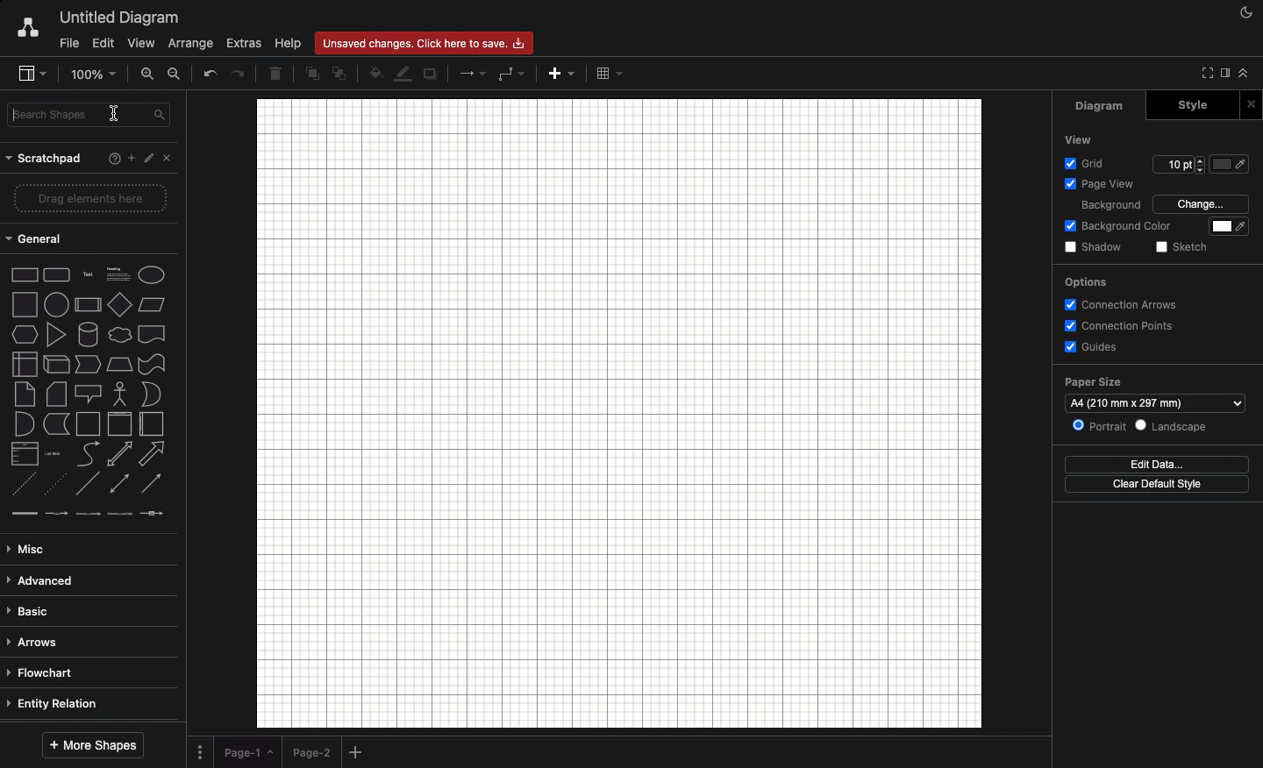  Describe the element at coordinates (1244, 73) in the screenshot. I see `Collapse` at that location.